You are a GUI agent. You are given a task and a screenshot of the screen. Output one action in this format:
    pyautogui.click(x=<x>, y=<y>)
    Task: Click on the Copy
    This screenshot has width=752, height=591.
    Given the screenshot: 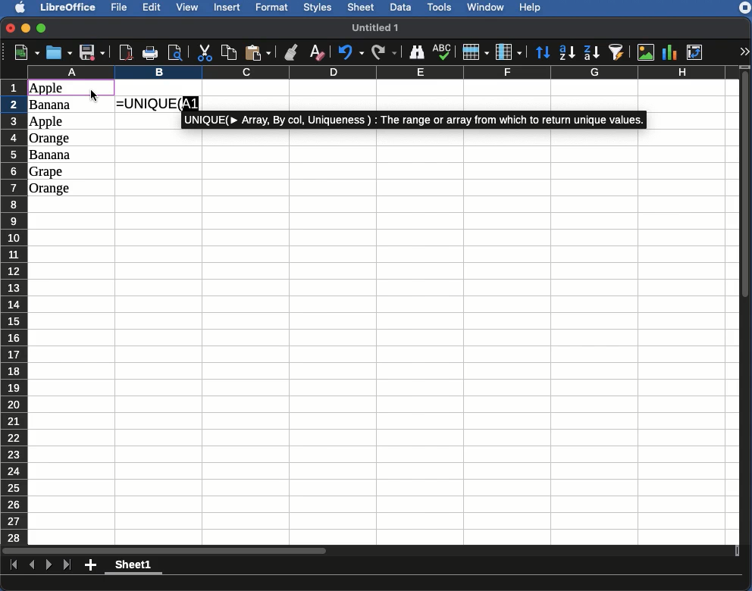 What is the action you would take?
    pyautogui.click(x=229, y=52)
    